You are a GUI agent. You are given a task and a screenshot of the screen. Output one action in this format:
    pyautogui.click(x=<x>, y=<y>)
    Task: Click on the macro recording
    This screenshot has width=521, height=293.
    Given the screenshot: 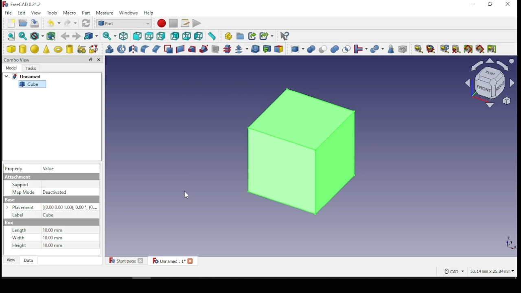 What is the action you would take?
    pyautogui.click(x=162, y=23)
    